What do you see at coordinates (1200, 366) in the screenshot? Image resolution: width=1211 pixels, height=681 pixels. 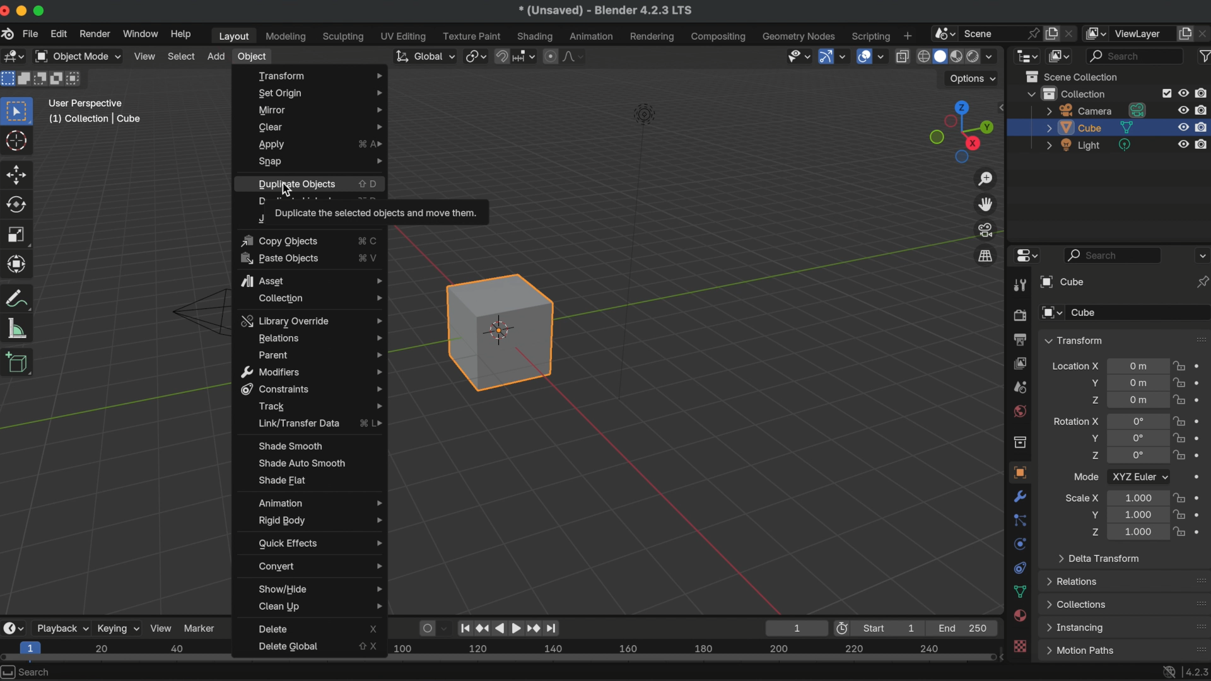 I see `animate property` at bounding box center [1200, 366].